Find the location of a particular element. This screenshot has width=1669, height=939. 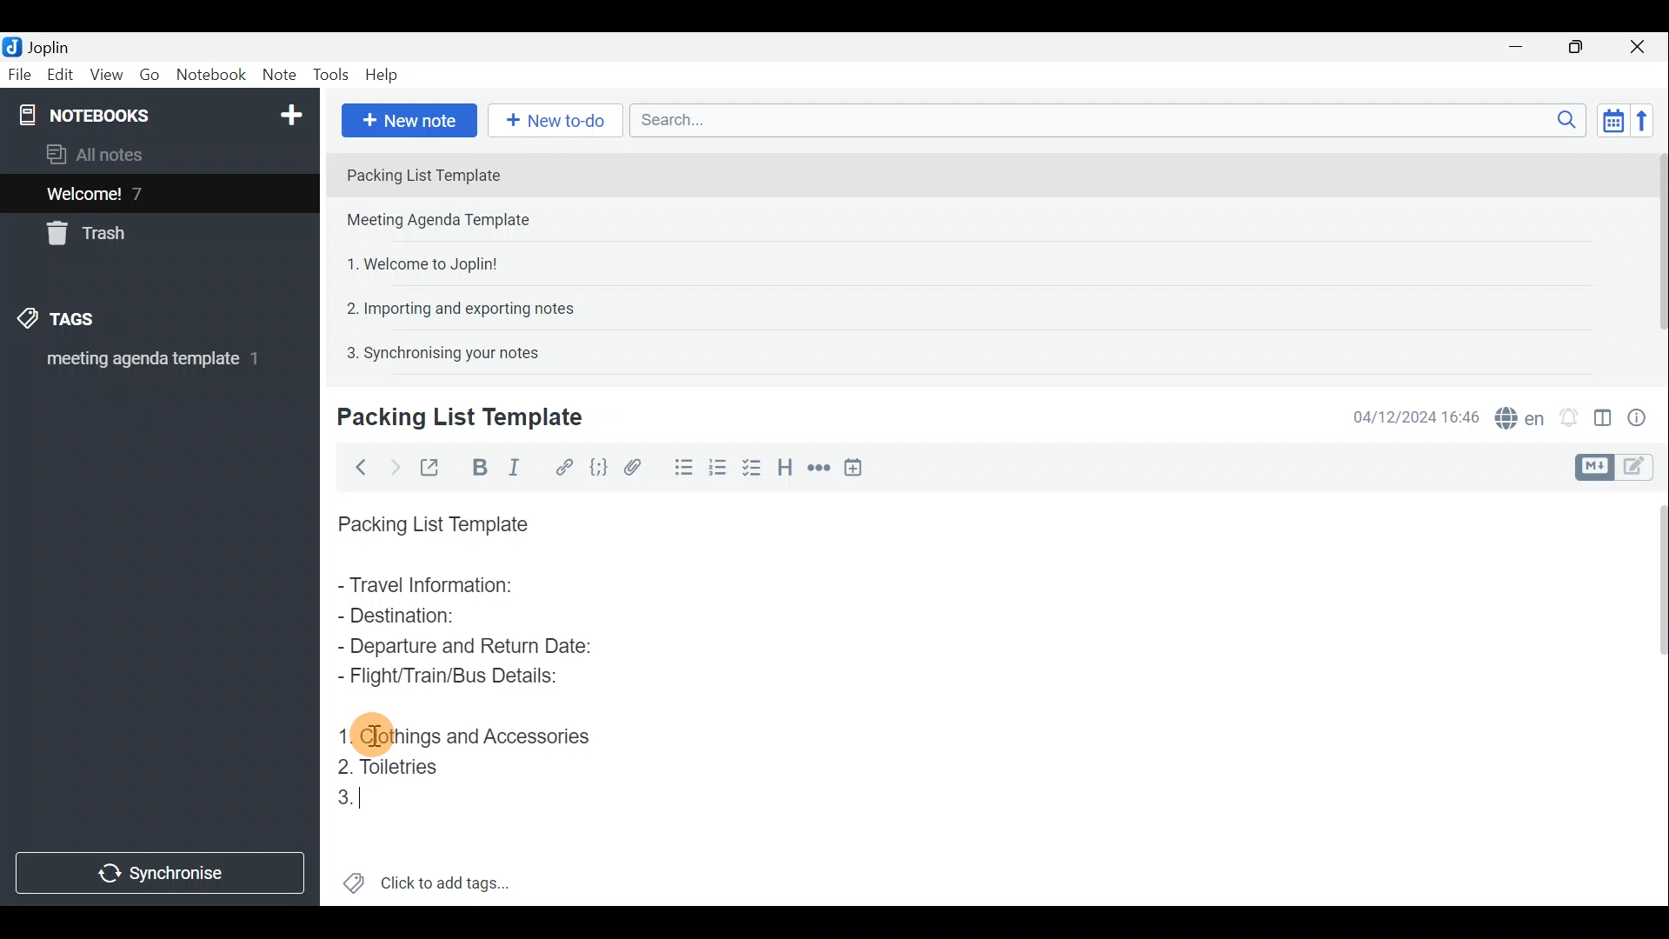

Reverse sort order is located at coordinates (1648, 119).